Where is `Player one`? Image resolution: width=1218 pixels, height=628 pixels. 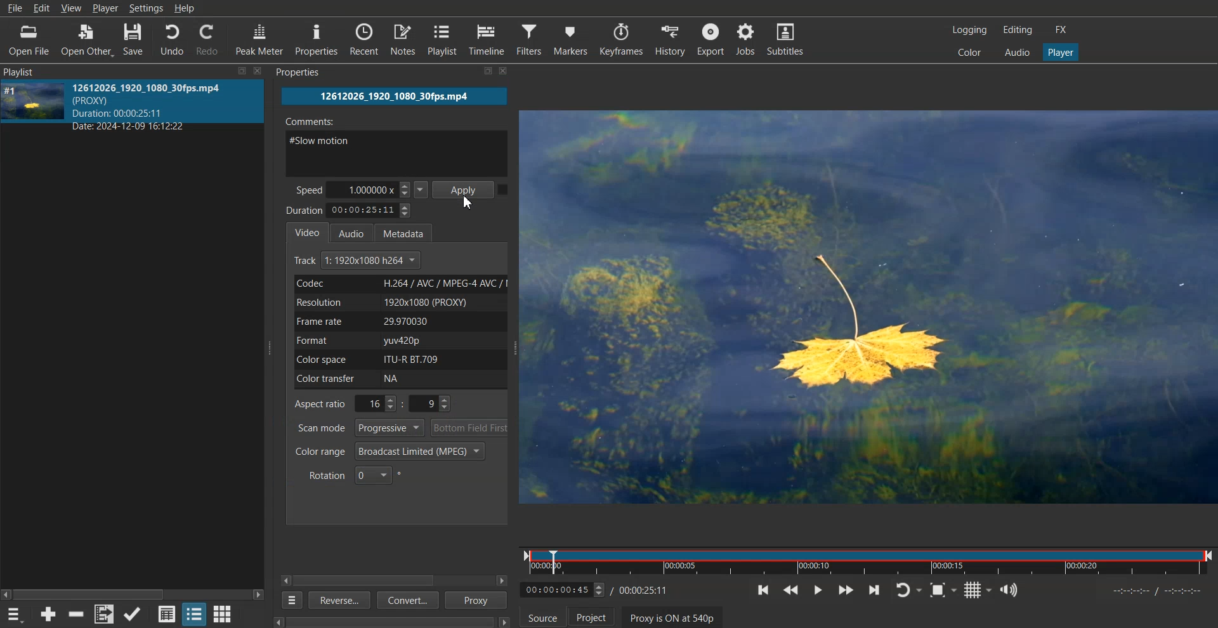 Player one is located at coordinates (1059, 51).